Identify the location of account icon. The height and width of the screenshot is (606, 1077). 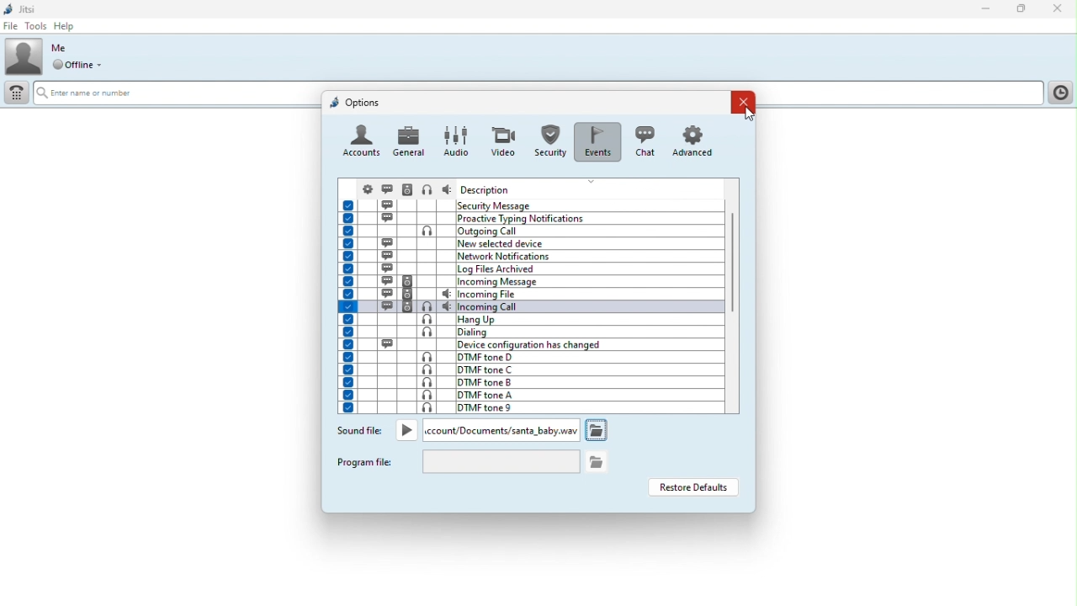
(361, 141).